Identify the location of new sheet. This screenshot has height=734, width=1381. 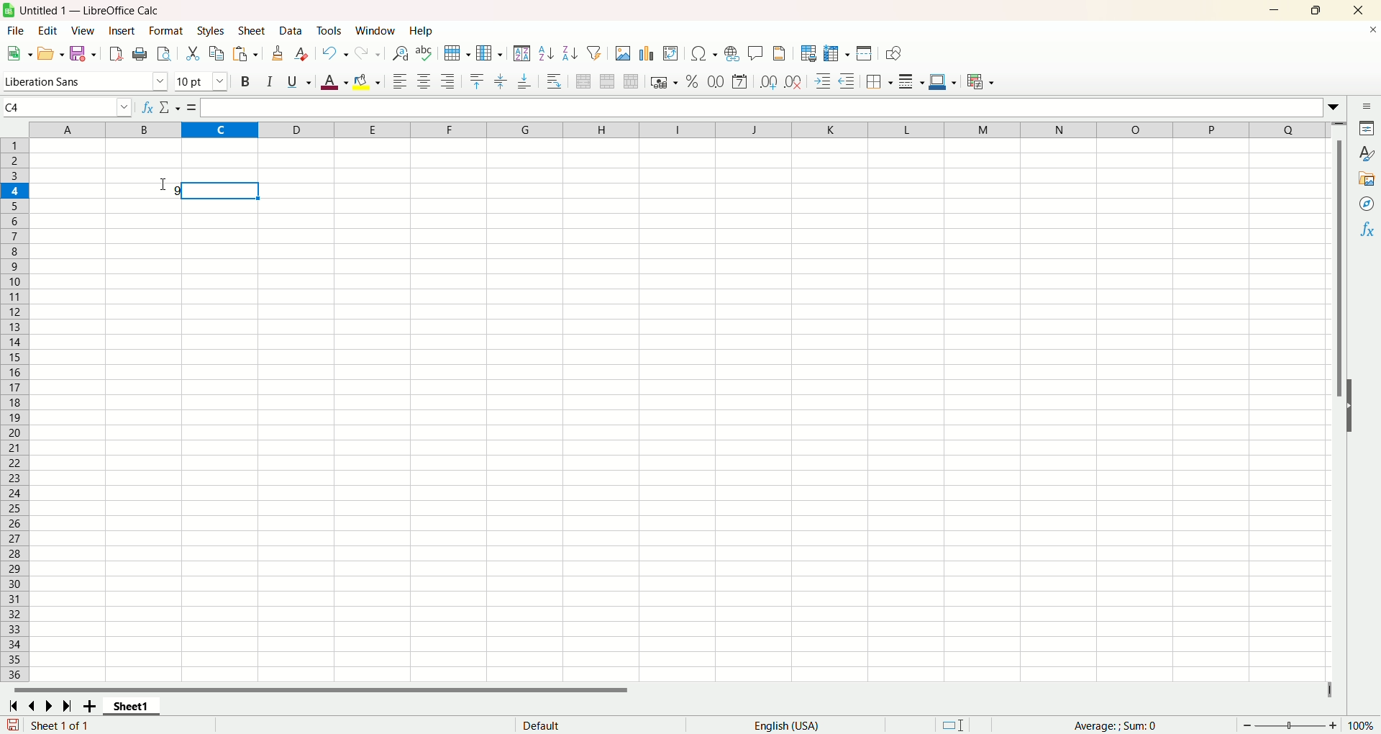
(92, 706).